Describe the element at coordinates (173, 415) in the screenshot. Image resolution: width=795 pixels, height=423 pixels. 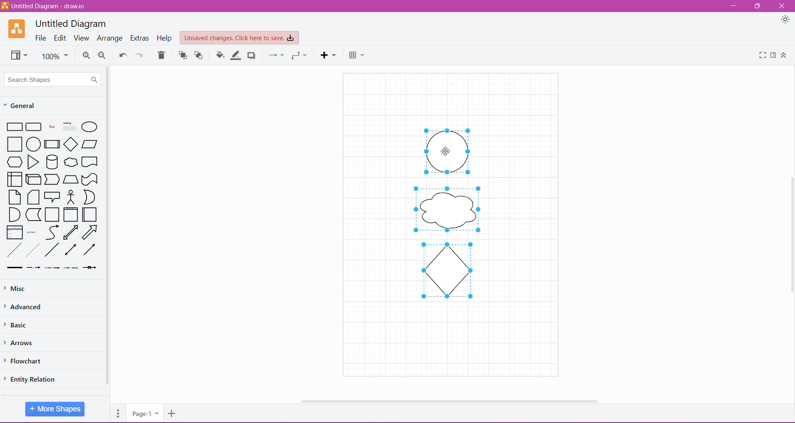
I see `Insert Page` at that location.